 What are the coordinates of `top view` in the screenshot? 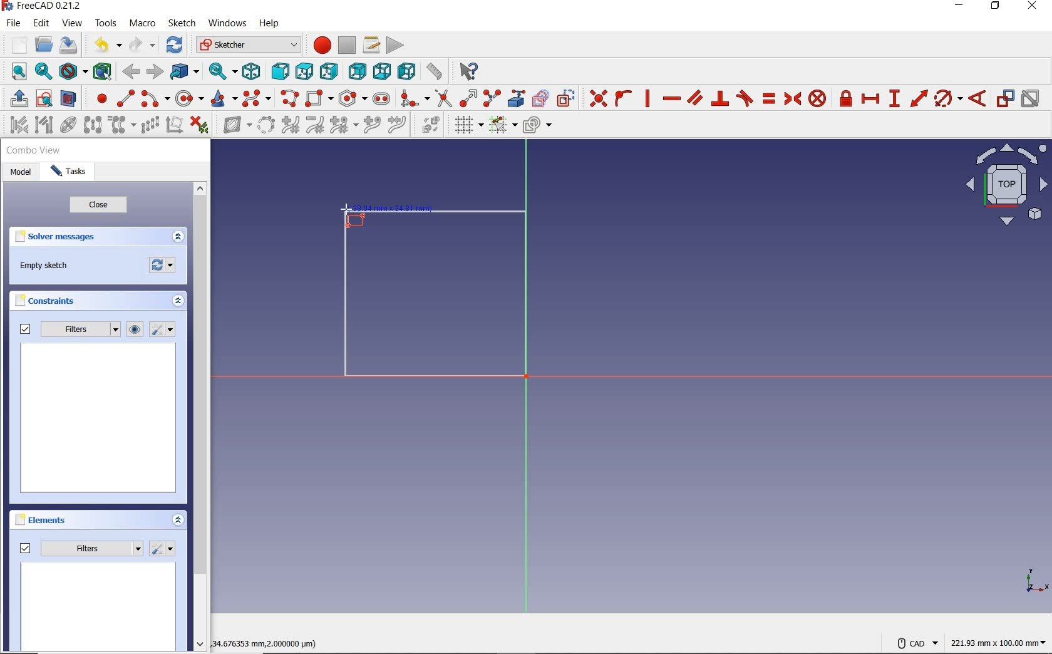 It's located at (1005, 188).